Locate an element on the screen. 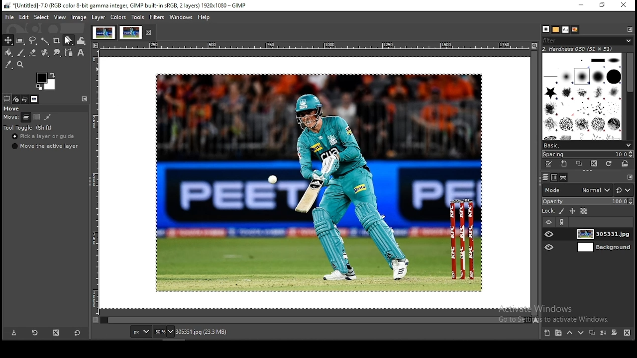  horizontal scale is located at coordinates (315, 46).